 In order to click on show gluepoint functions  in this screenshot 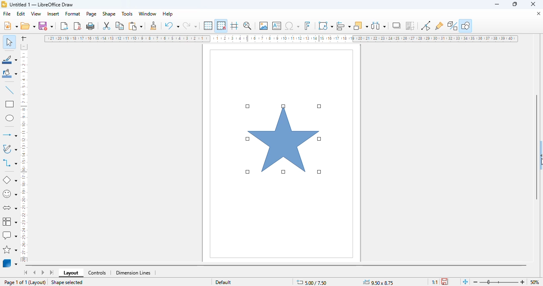, I will do `click(439, 26)`.